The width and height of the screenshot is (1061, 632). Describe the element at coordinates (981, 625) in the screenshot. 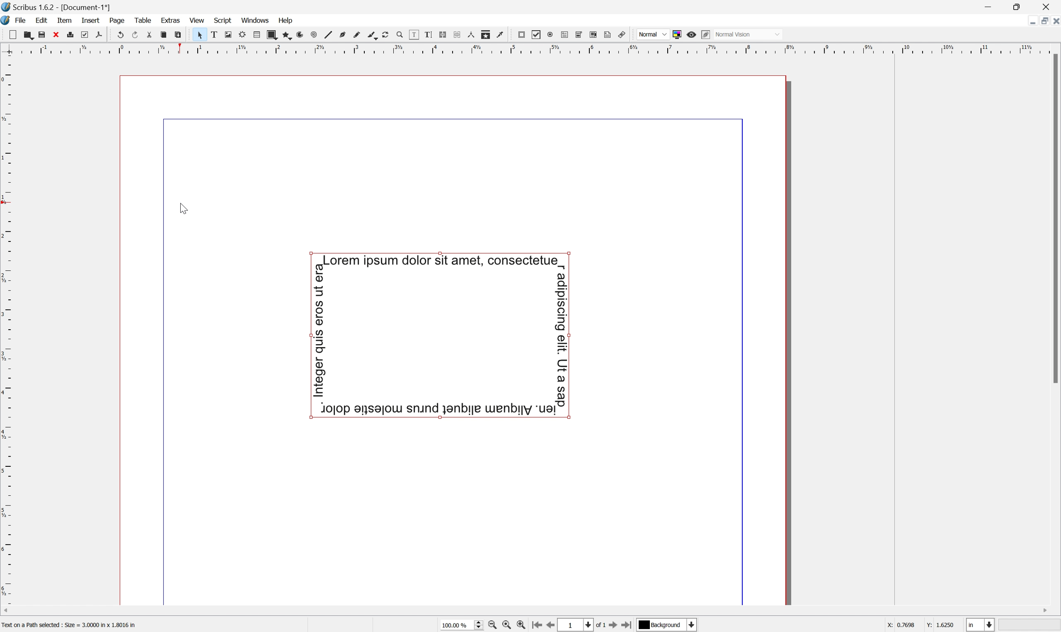

I see `Select the current unit` at that location.